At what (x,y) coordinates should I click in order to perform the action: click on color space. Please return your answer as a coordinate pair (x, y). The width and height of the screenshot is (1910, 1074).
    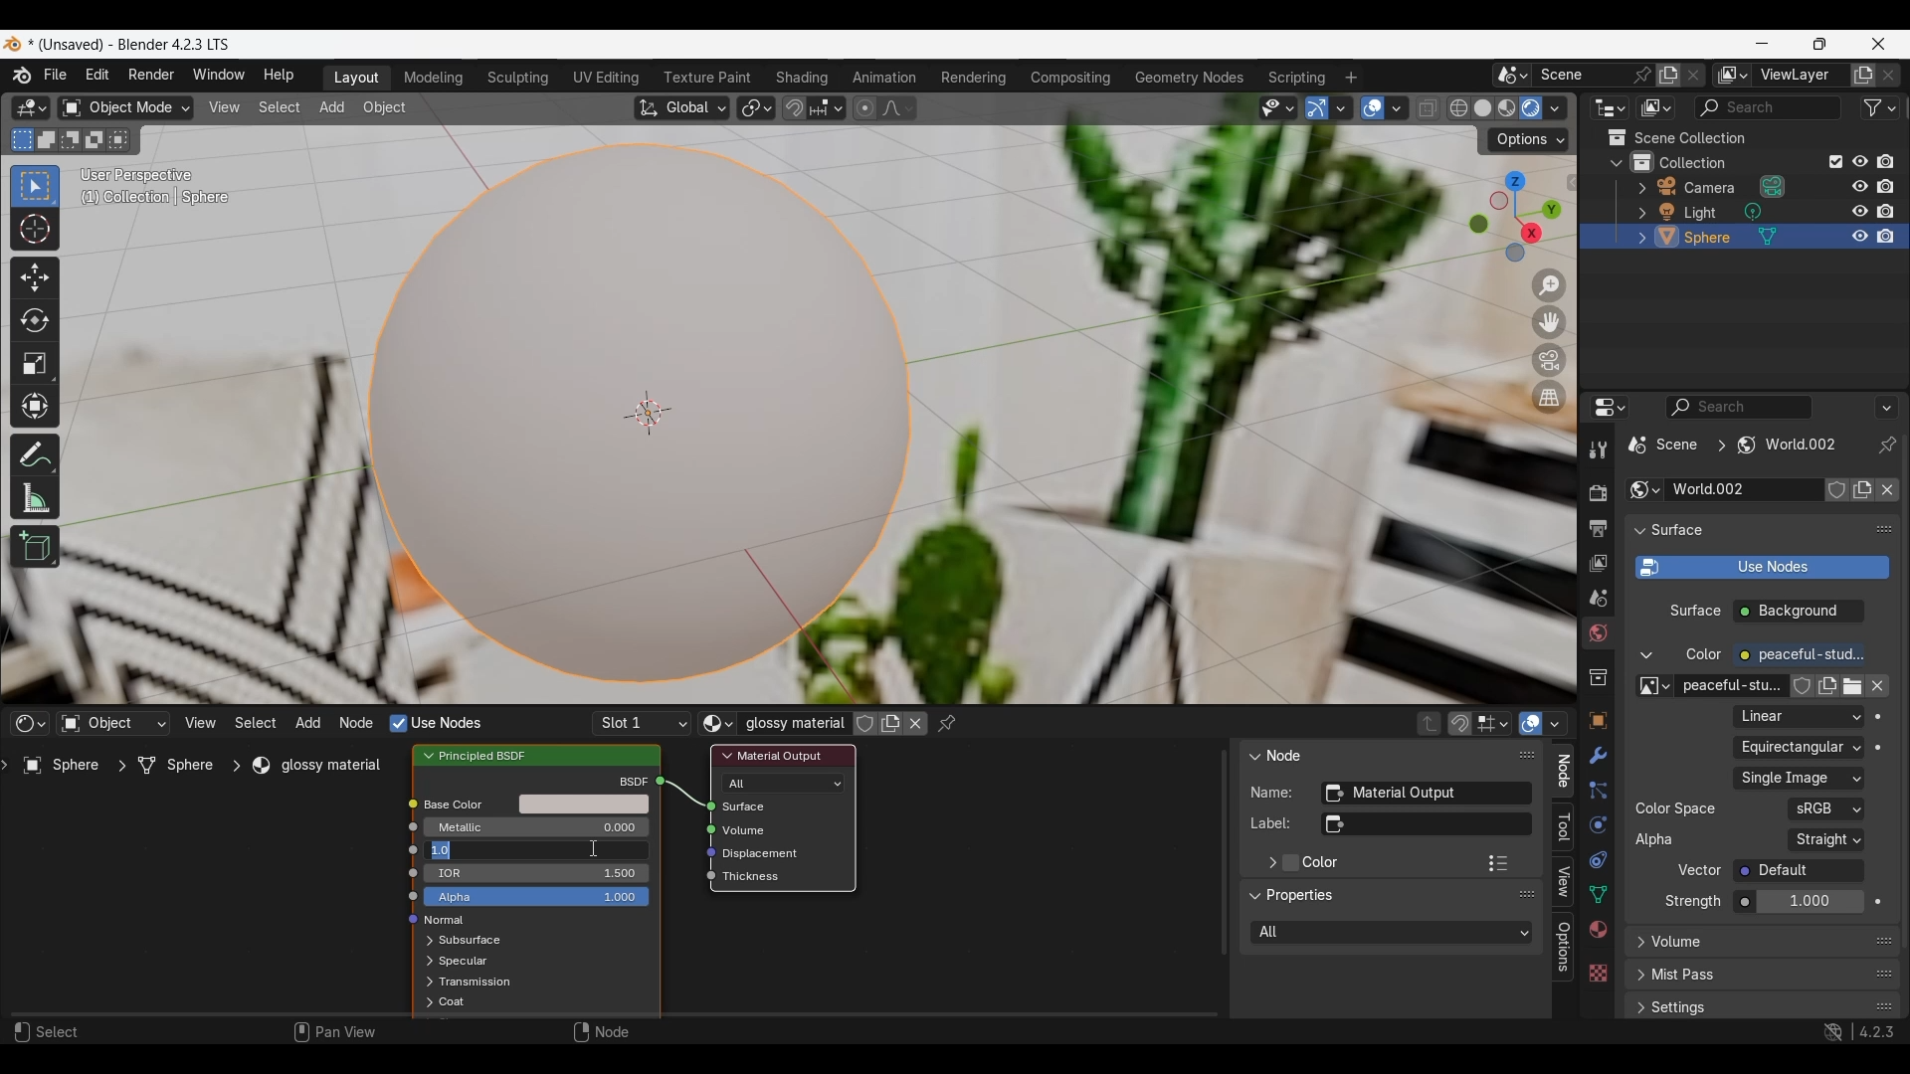
    Looking at the image, I should click on (1676, 808).